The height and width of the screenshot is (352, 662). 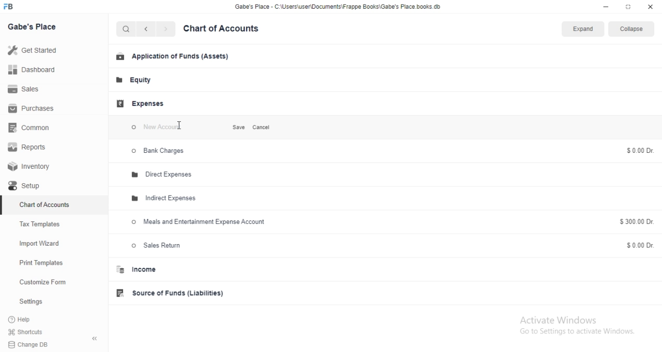 I want to click on Income, so click(x=144, y=270).